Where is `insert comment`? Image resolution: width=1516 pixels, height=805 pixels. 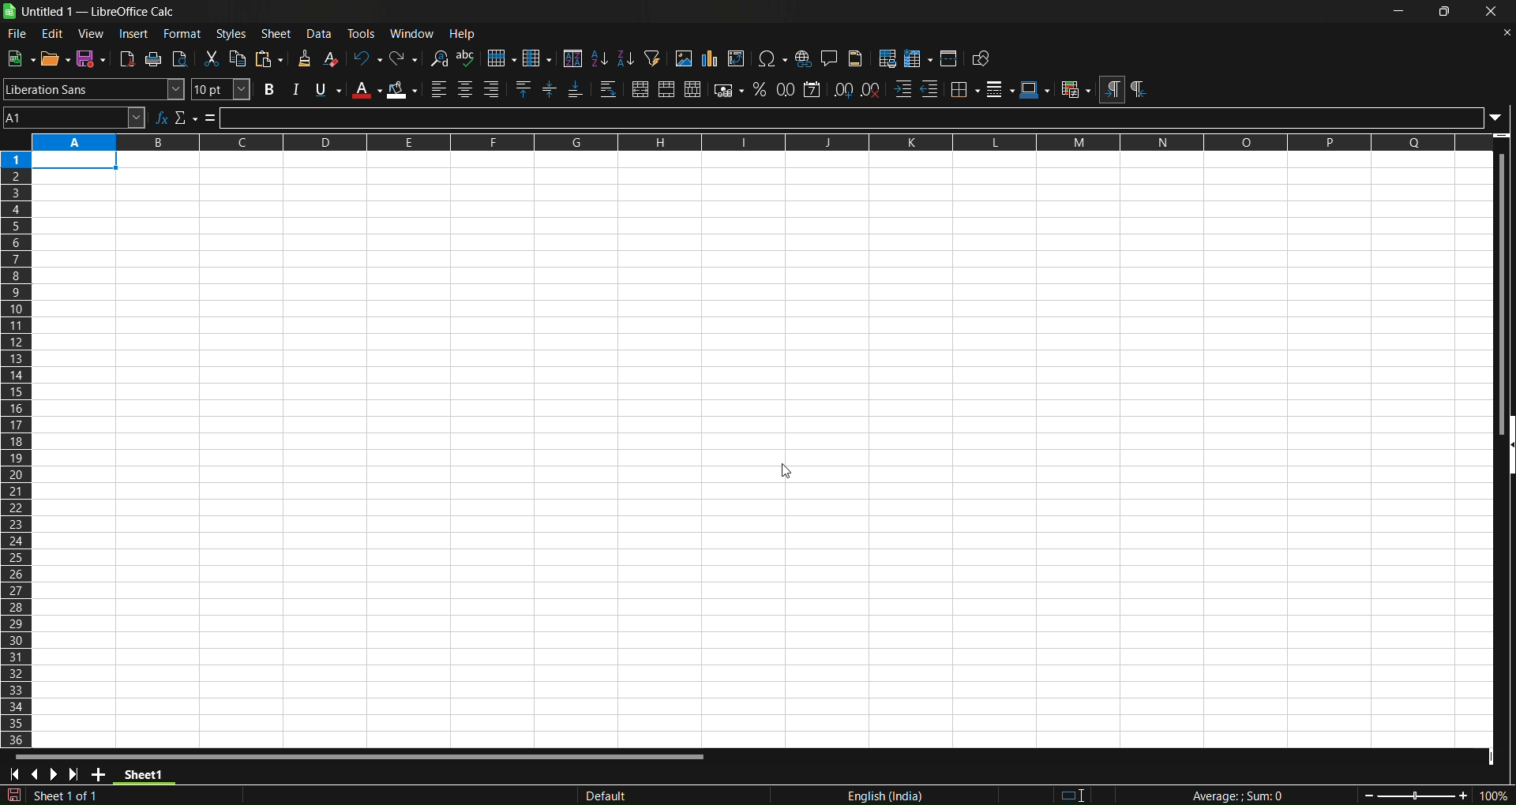
insert comment is located at coordinates (829, 58).